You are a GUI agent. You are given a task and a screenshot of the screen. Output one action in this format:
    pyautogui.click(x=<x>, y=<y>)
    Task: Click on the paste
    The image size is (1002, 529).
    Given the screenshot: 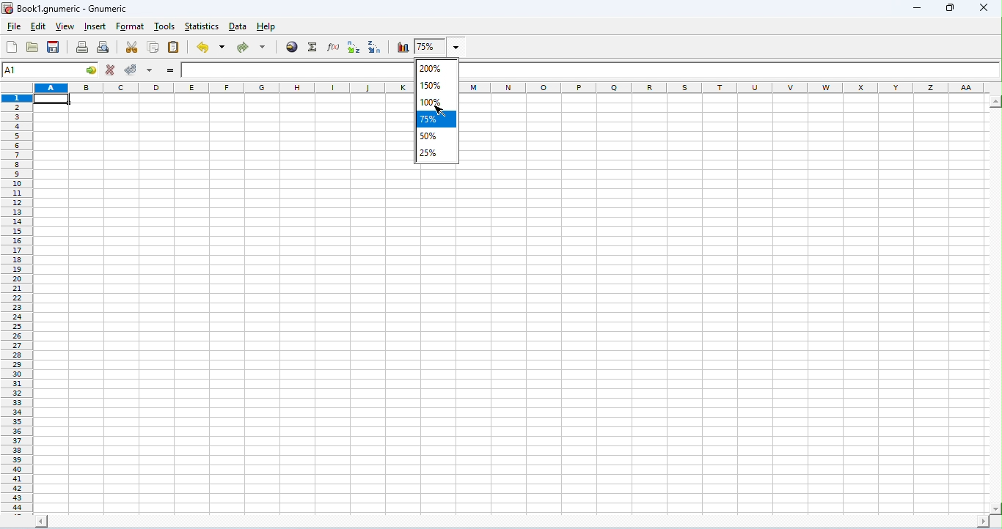 What is the action you would take?
    pyautogui.click(x=175, y=48)
    